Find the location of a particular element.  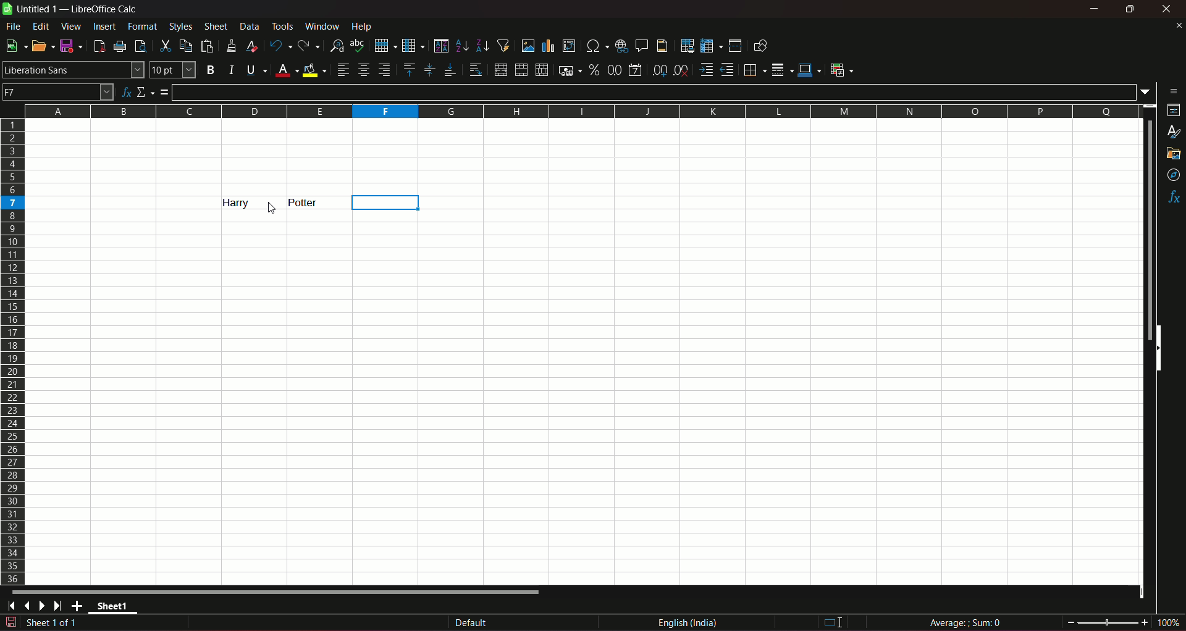

column highlight is located at coordinates (383, 203).